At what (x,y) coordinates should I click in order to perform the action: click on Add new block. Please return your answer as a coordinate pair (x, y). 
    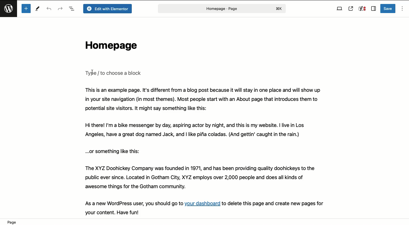
    Looking at the image, I should click on (26, 9).